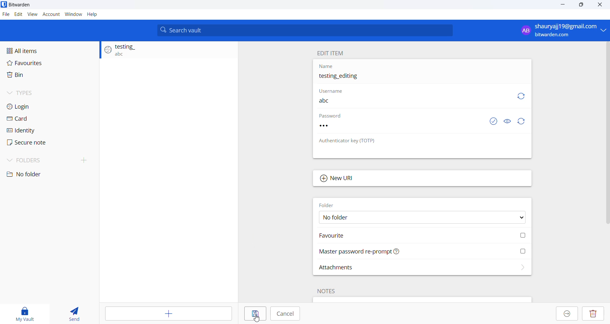 This screenshot has height=324, width=610. I want to click on Window, so click(73, 13).